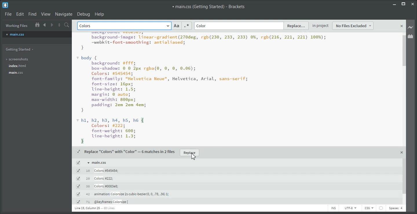  What do you see at coordinates (98, 171) in the screenshot?
I see `10 Colors: #545454;` at bounding box center [98, 171].